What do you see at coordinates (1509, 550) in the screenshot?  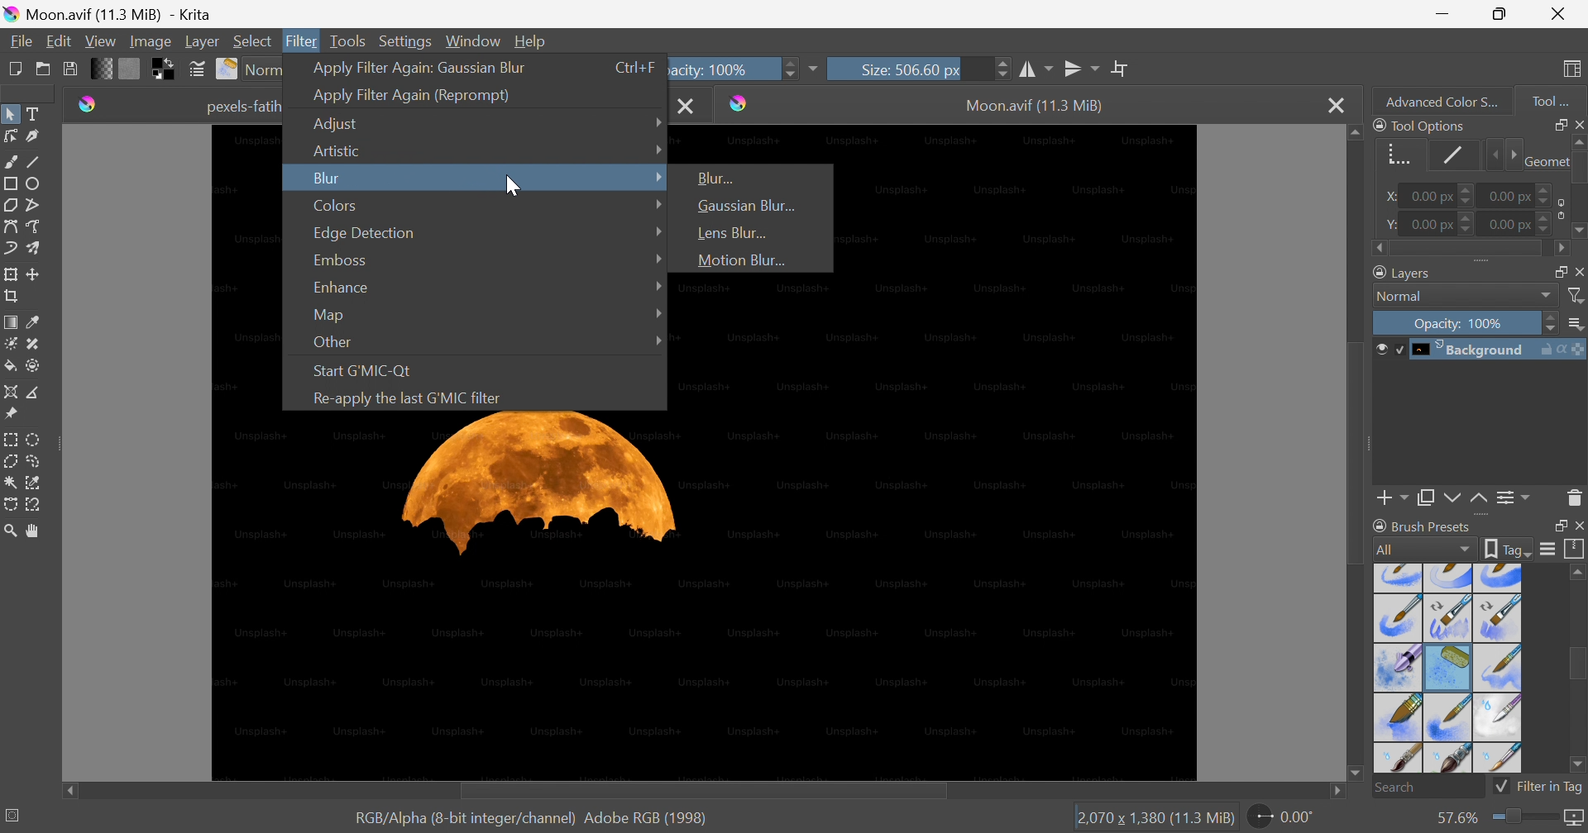 I see `tag` at bounding box center [1509, 550].